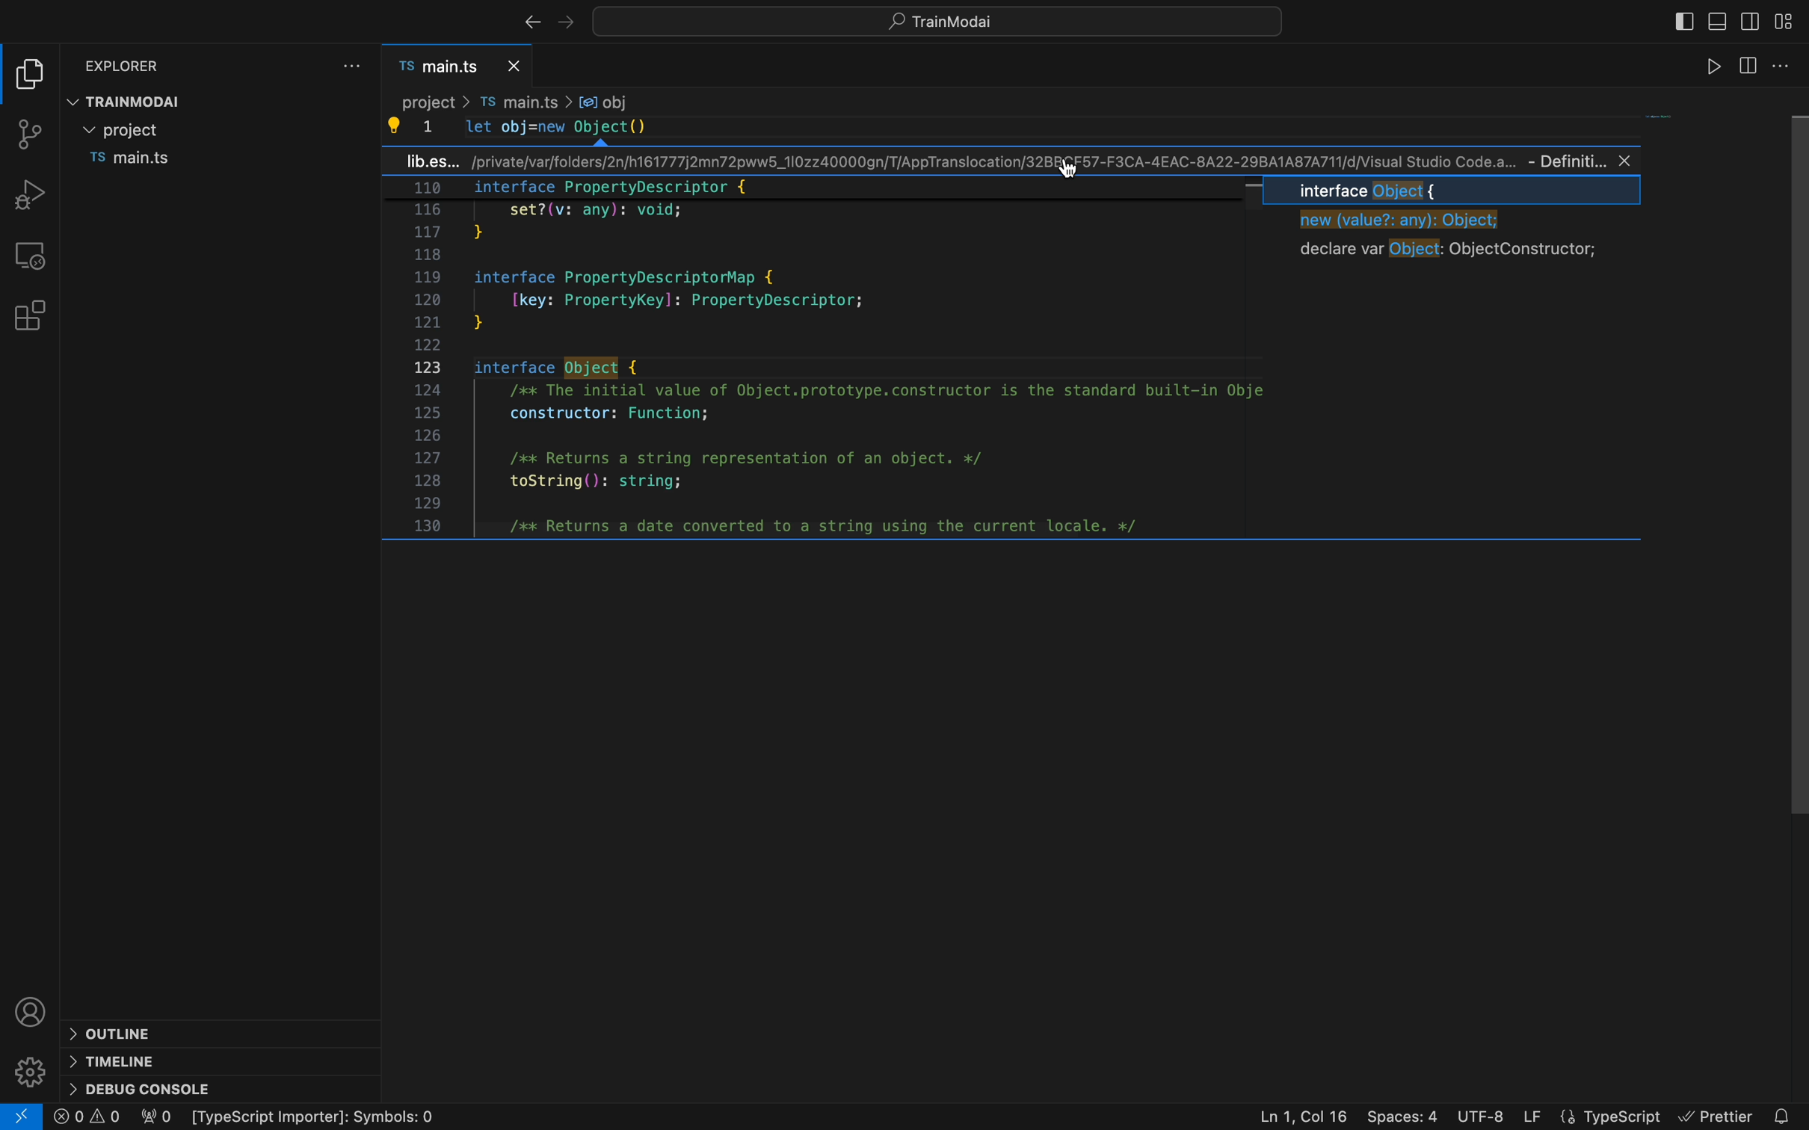  Describe the element at coordinates (1714, 28) in the screenshot. I see `TOGGLE PRIMARY` at that location.